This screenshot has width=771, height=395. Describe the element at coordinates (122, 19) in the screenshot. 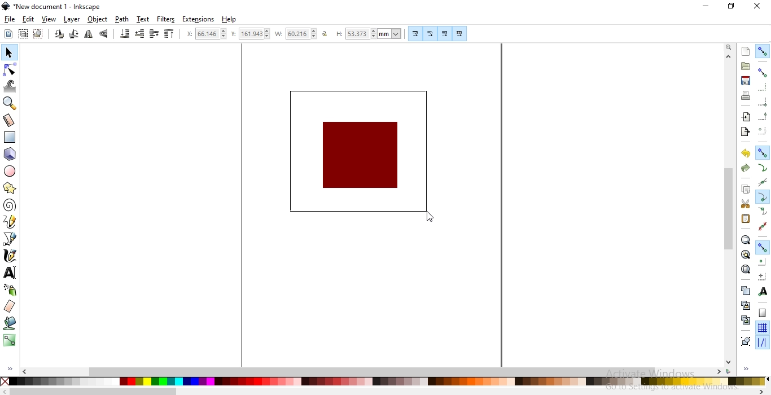

I see `path` at that location.